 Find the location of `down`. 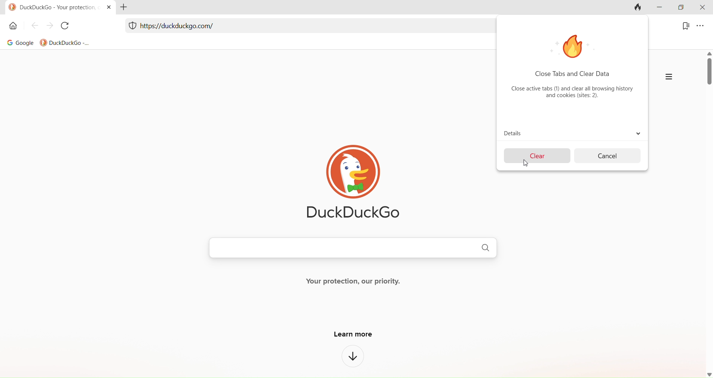

down is located at coordinates (706, 372).